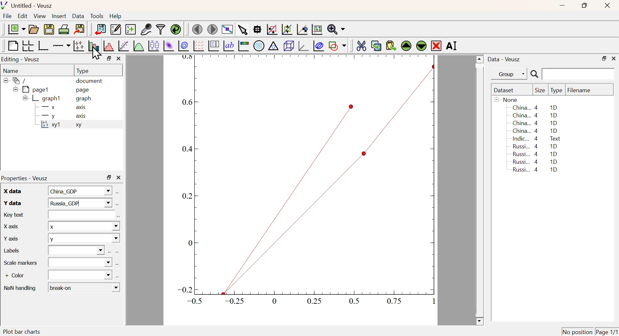  I want to click on Dropdown, so click(76, 251).